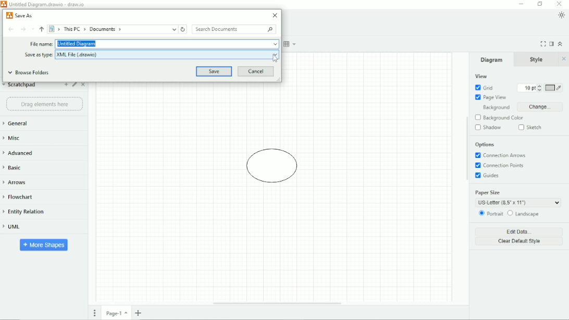  What do you see at coordinates (233, 29) in the screenshot?
I see `Search Documents` at bounding box center [233, 29].